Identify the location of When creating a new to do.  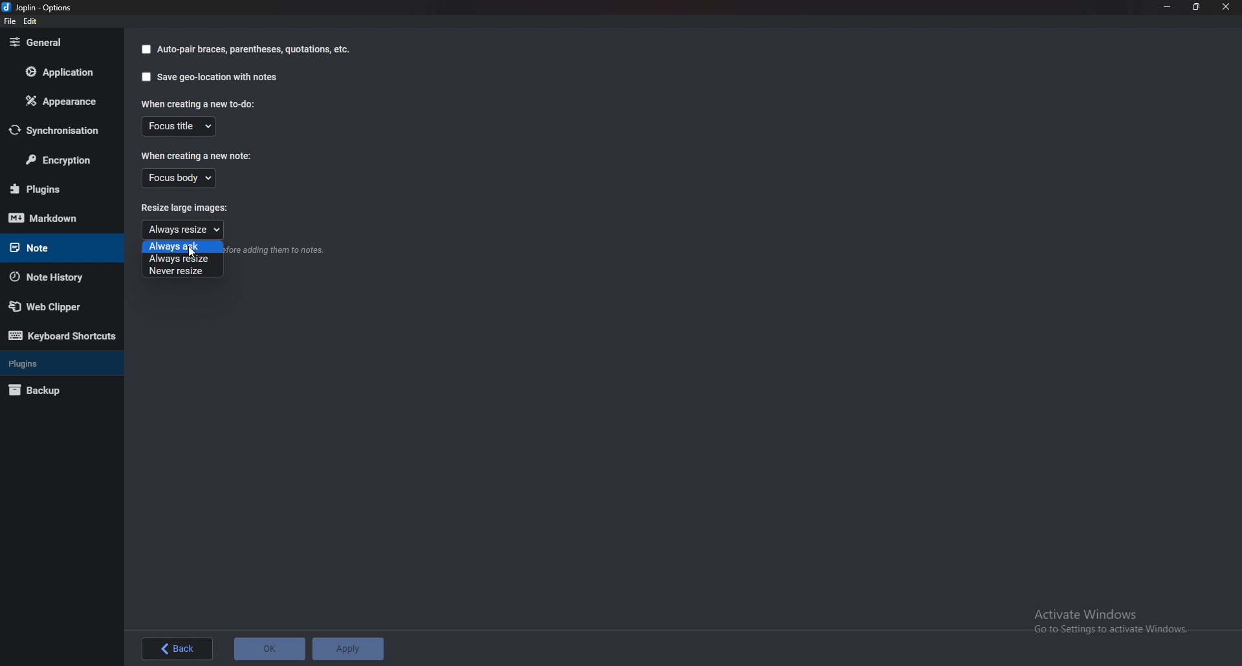
(197, 103).